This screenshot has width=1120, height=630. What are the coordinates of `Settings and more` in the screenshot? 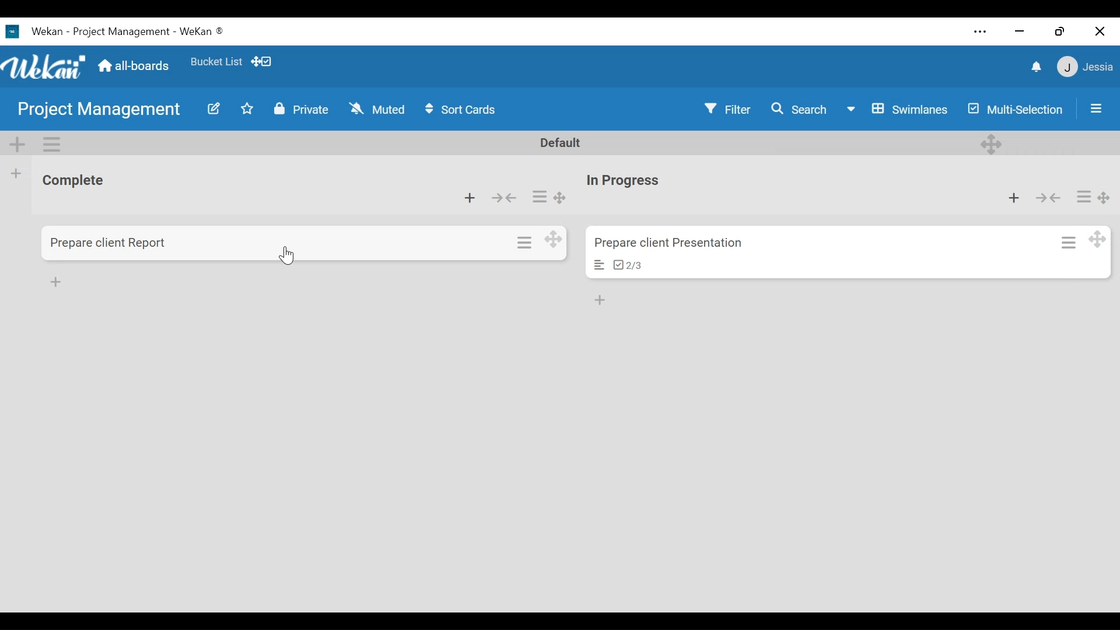 It's located at (981, 32).